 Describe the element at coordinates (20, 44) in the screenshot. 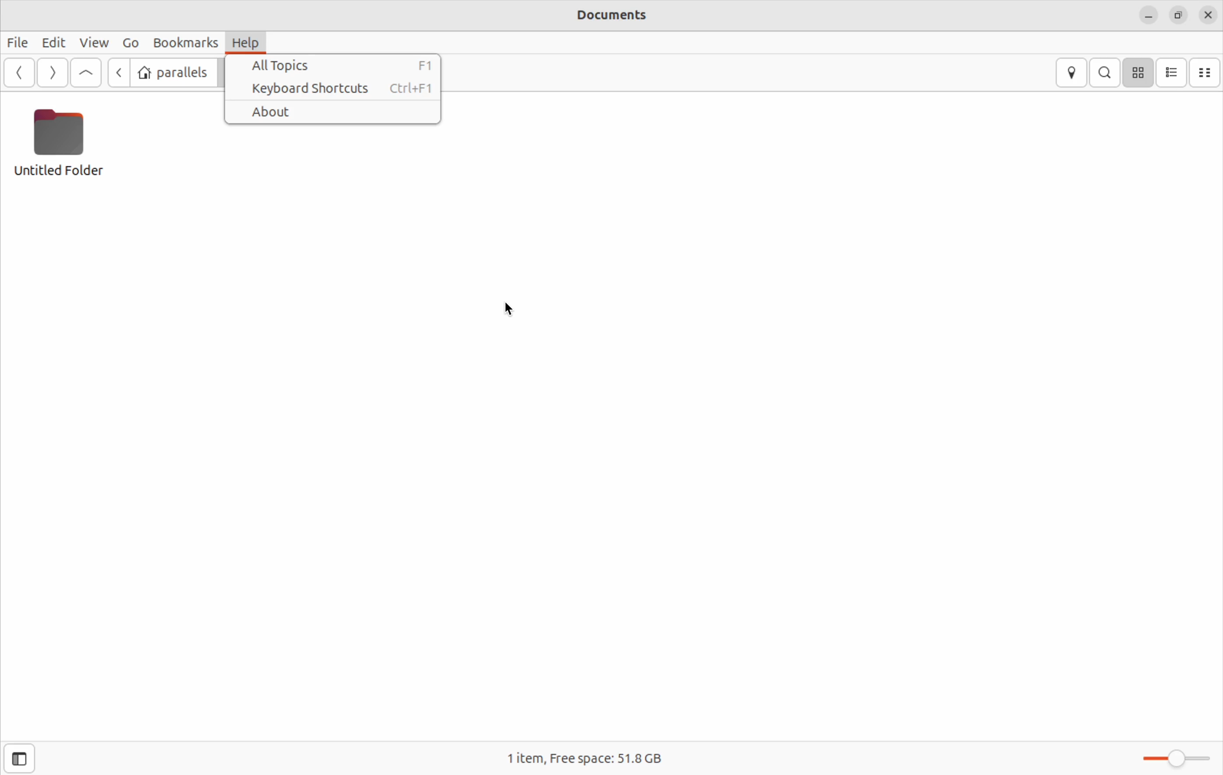

I see `Files` at that location.